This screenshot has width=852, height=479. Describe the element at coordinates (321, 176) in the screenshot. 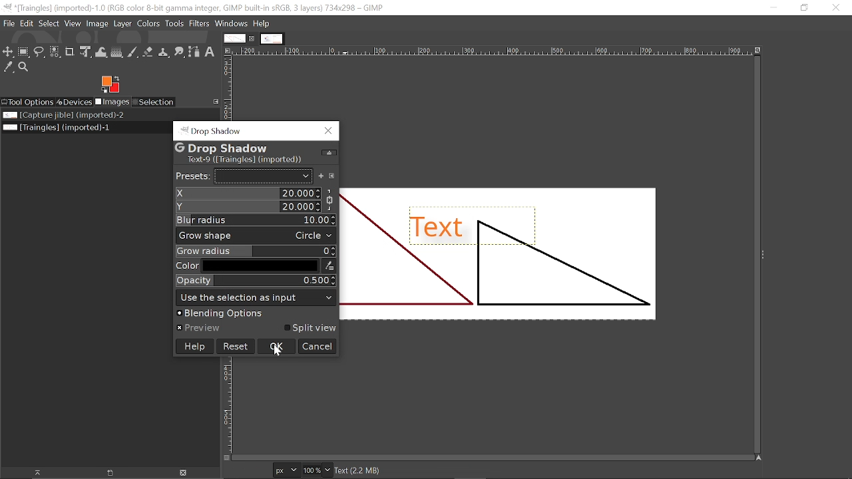

I see `Add preset` at that location.